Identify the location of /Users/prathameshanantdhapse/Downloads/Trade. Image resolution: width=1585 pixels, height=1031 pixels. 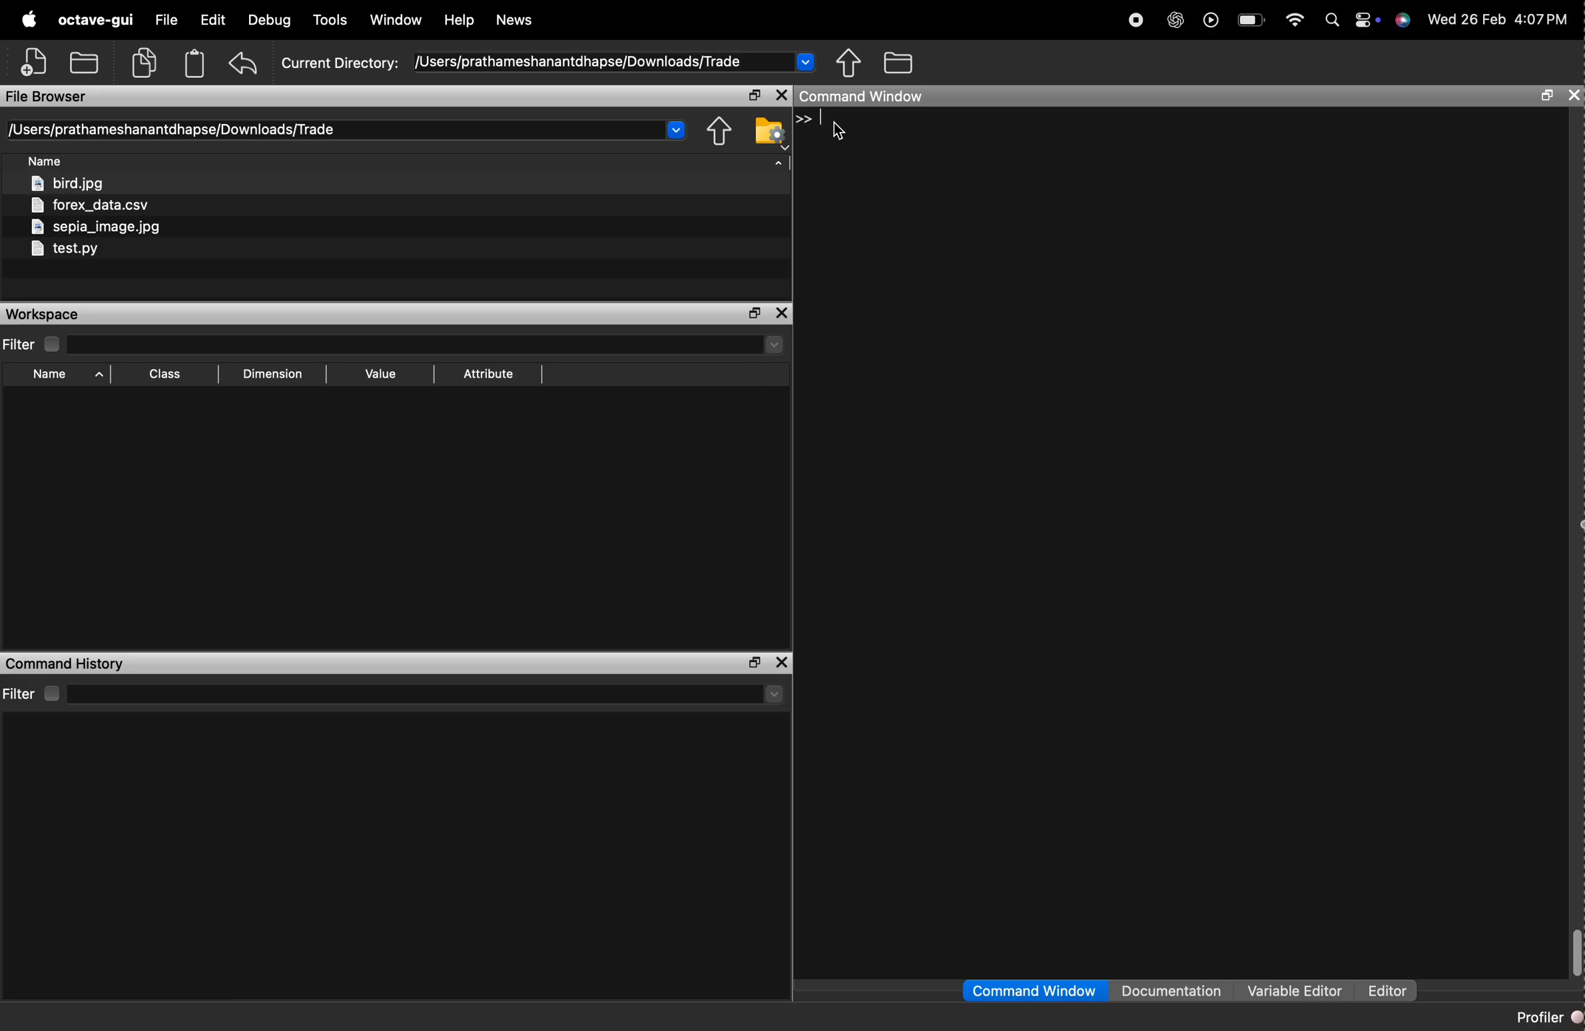
(174, 129).